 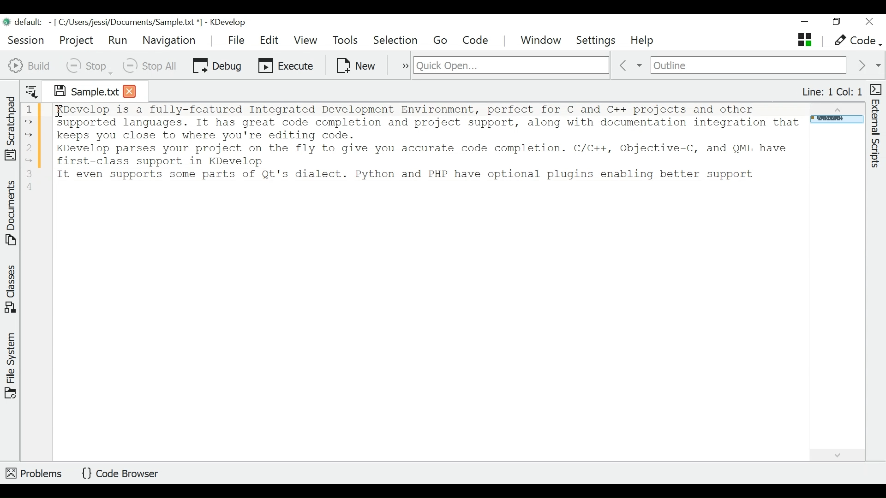 What do you see at coordinates (826, 92) in the screenshot?
I see `Line: 1 Col: 1` at bounding box center [826, 92].